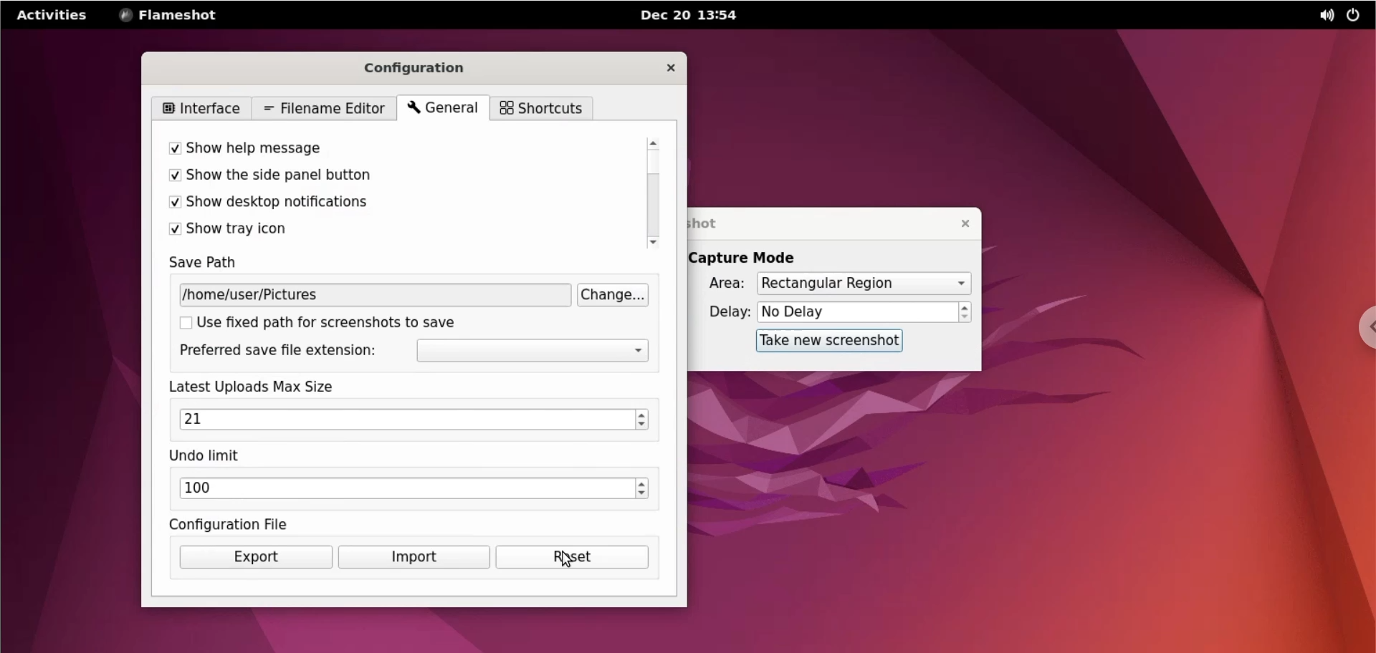 This screenshot has height=653, width=1376. What do you see at coordinates (405, 421) in the screenshot?
I see `max size text box` at bounding box center [405, 421].